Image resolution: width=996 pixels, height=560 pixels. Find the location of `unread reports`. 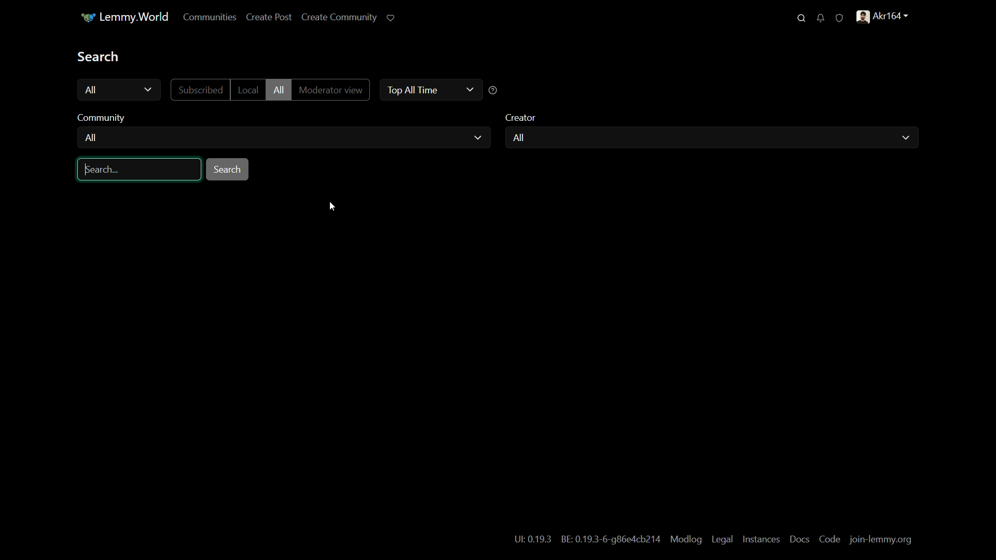

unread reports is located at coordinates (839, 17).